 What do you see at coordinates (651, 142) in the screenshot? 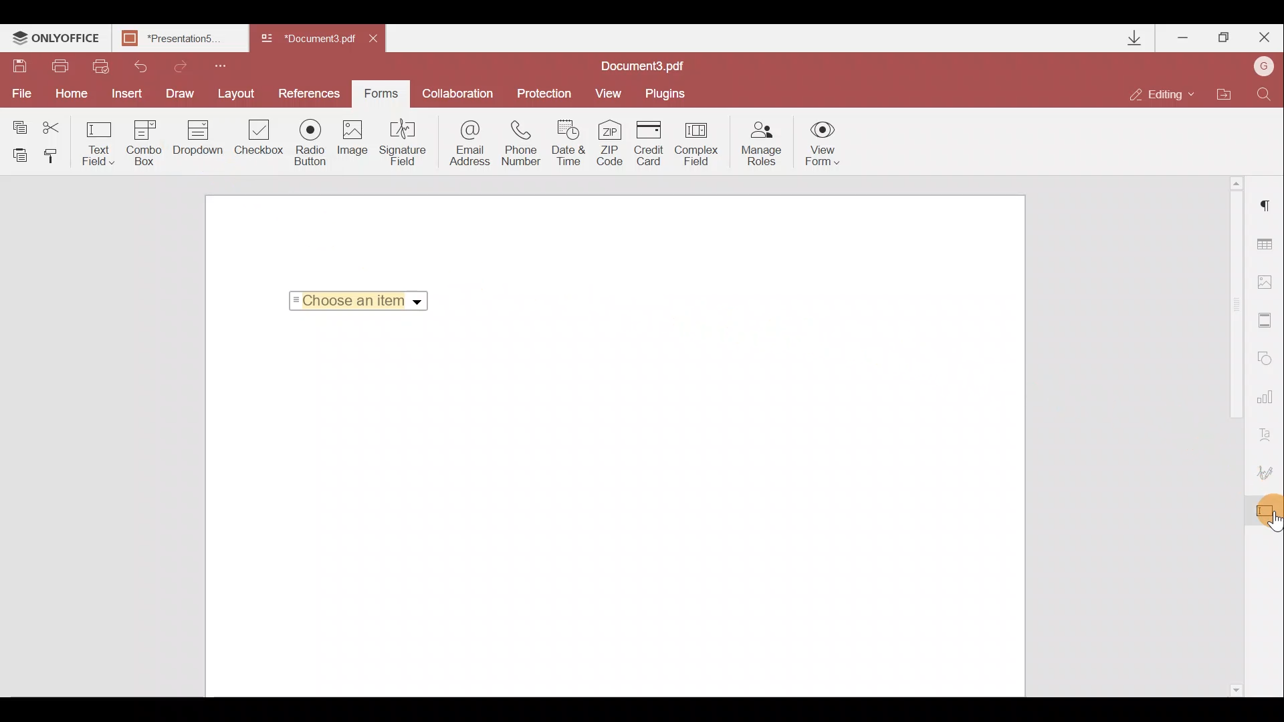
I see `Credit card` at bounding box center [651, 142].